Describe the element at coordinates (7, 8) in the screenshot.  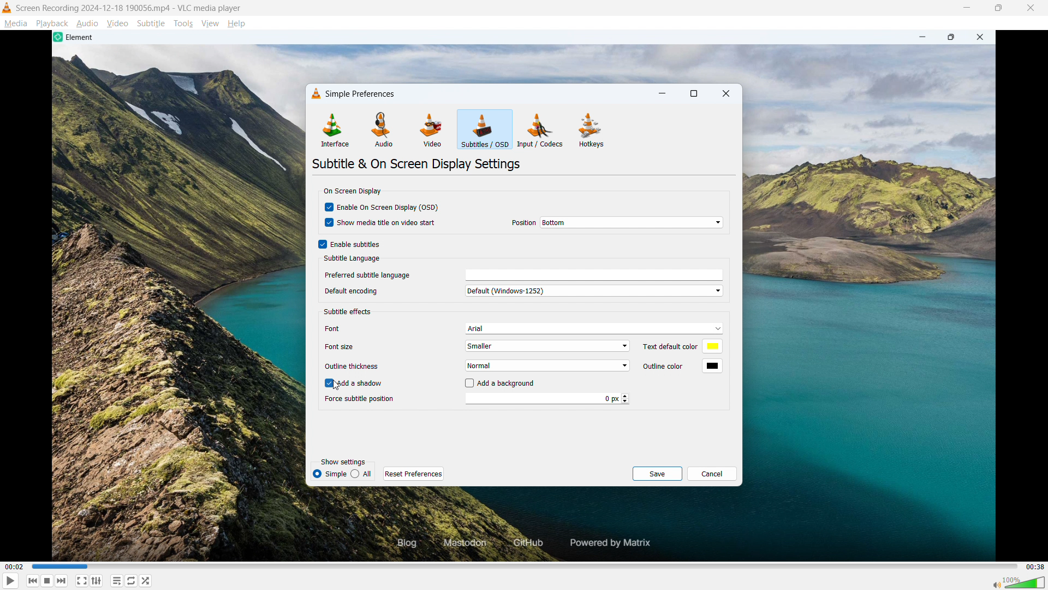
I see `VLC Logo ` at that location.